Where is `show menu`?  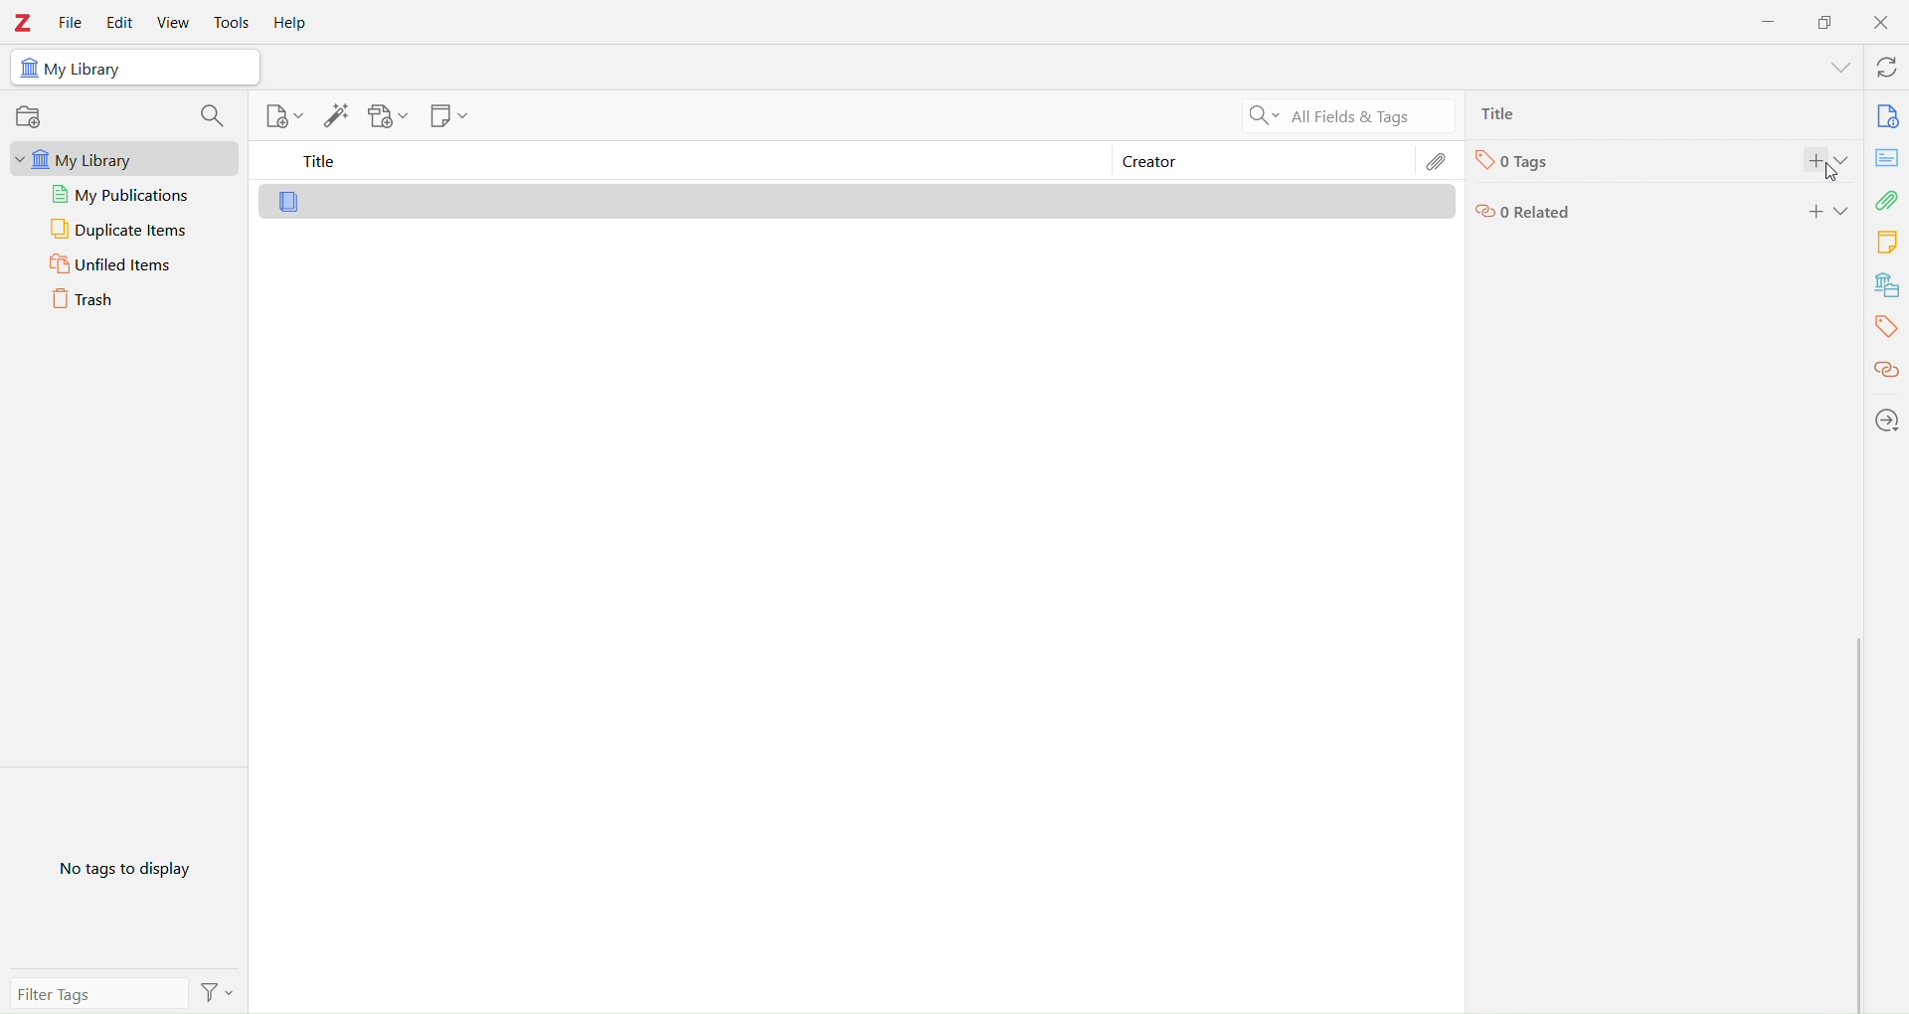 show menu is located at coordinates (1822, 74).